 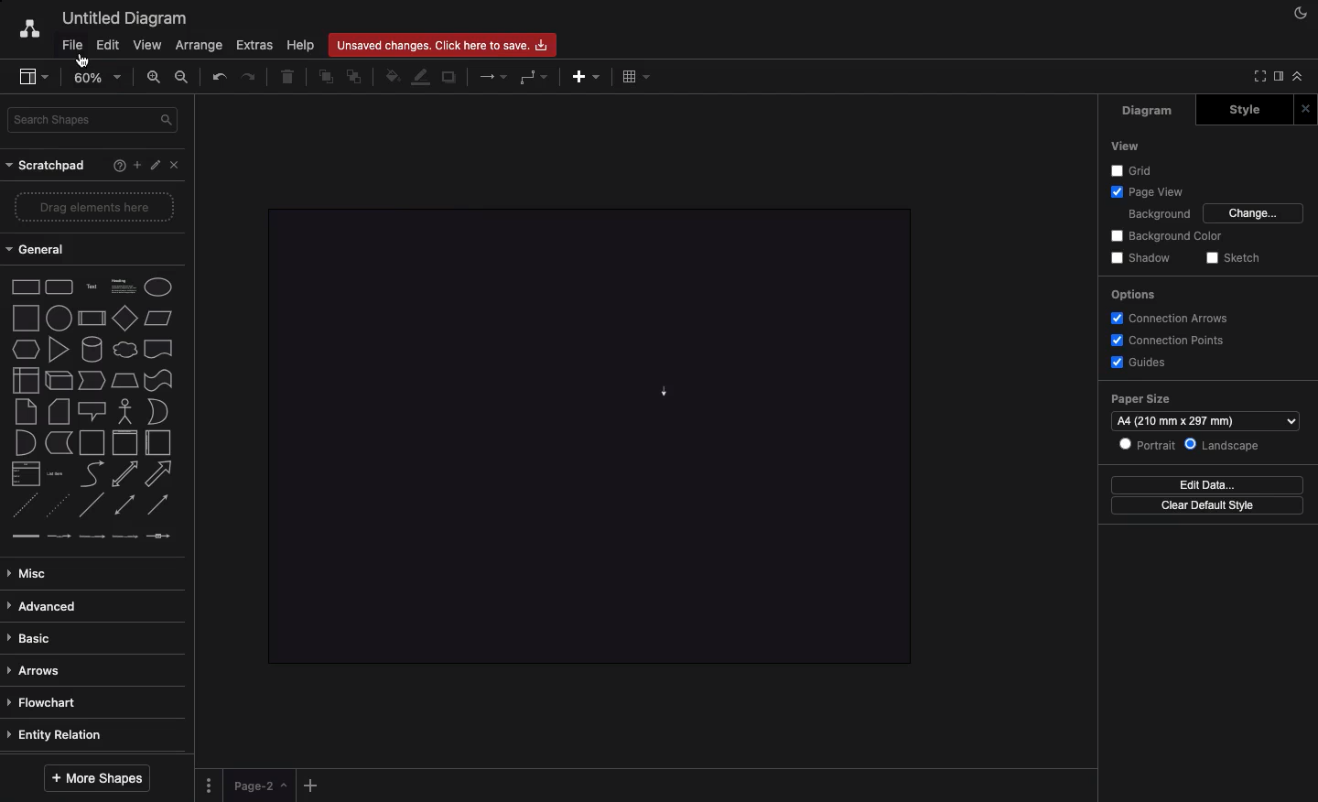 I want to click on Sidebar, so click(x=1277, y=78).